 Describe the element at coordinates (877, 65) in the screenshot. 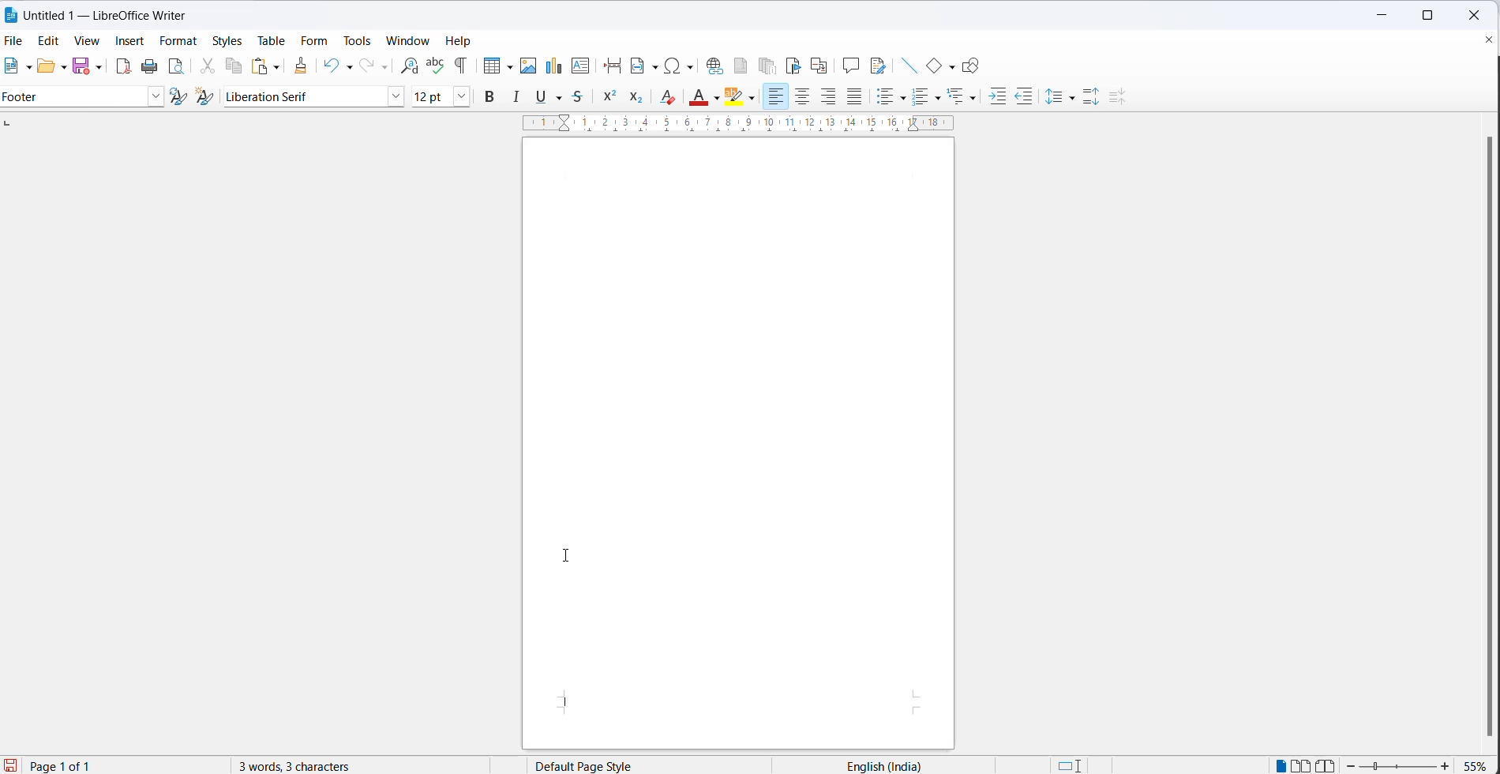

I see `show track changes functions` at that location.